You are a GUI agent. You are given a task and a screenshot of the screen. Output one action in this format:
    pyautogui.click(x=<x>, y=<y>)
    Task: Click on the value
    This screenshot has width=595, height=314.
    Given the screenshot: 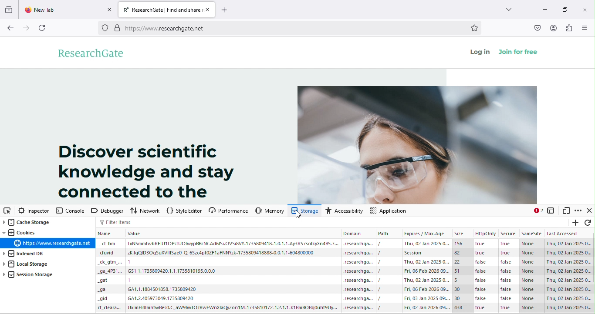 What is the action you would take?
    pyautogui.click(x=162, y=299)
    